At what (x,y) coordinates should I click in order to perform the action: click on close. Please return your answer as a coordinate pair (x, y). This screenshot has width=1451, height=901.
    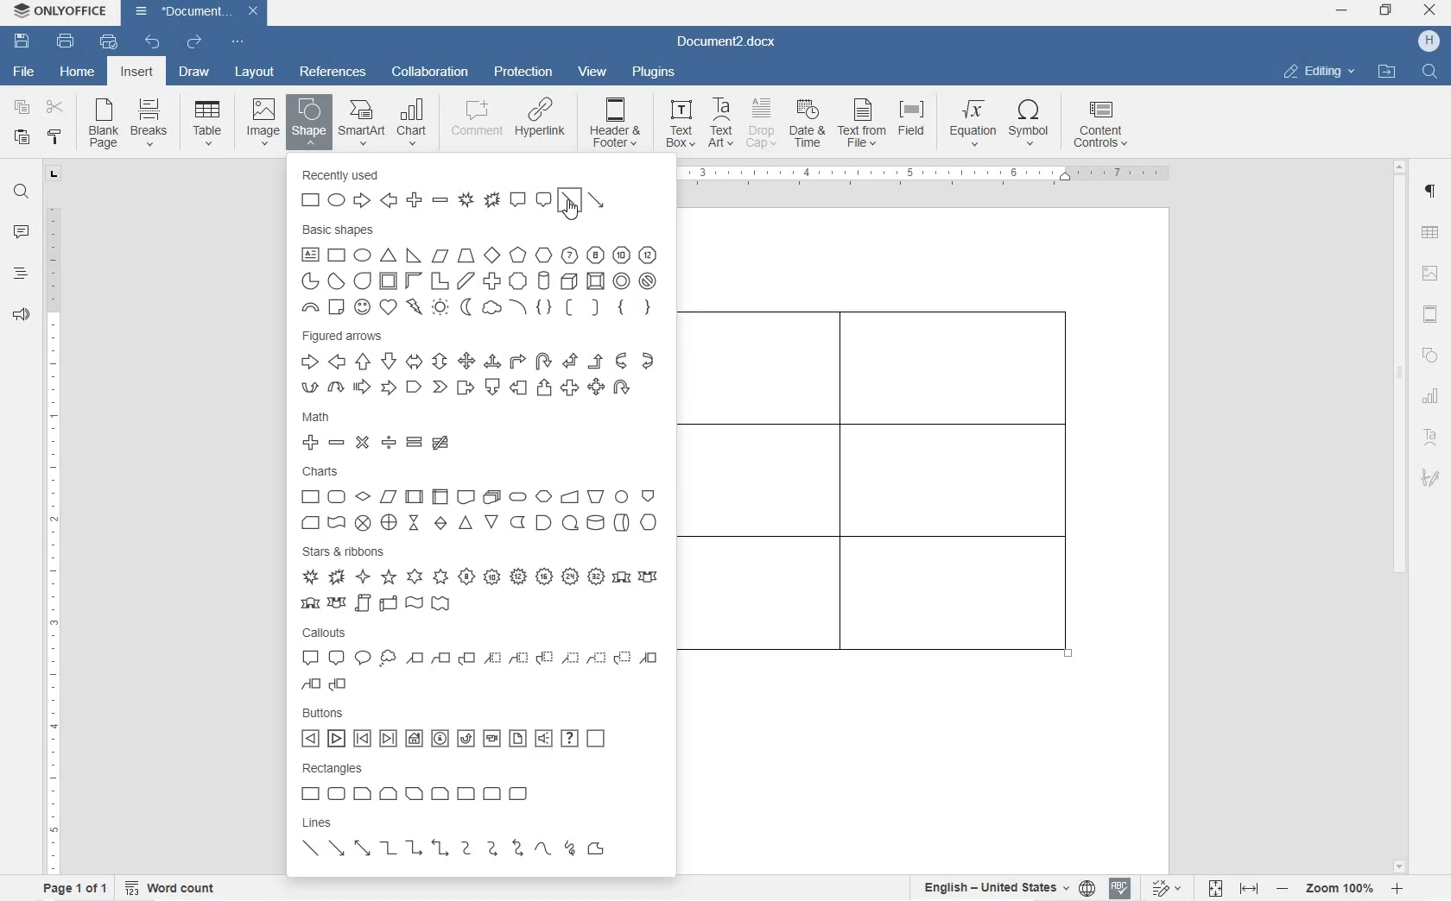
    Looking at the image, I should click on (1429, 11).